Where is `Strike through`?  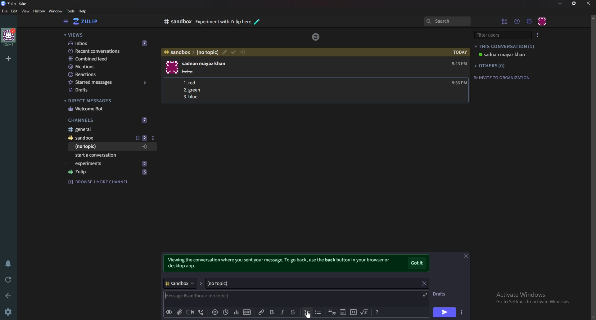
Strike through is located at coordinates (293, 312).